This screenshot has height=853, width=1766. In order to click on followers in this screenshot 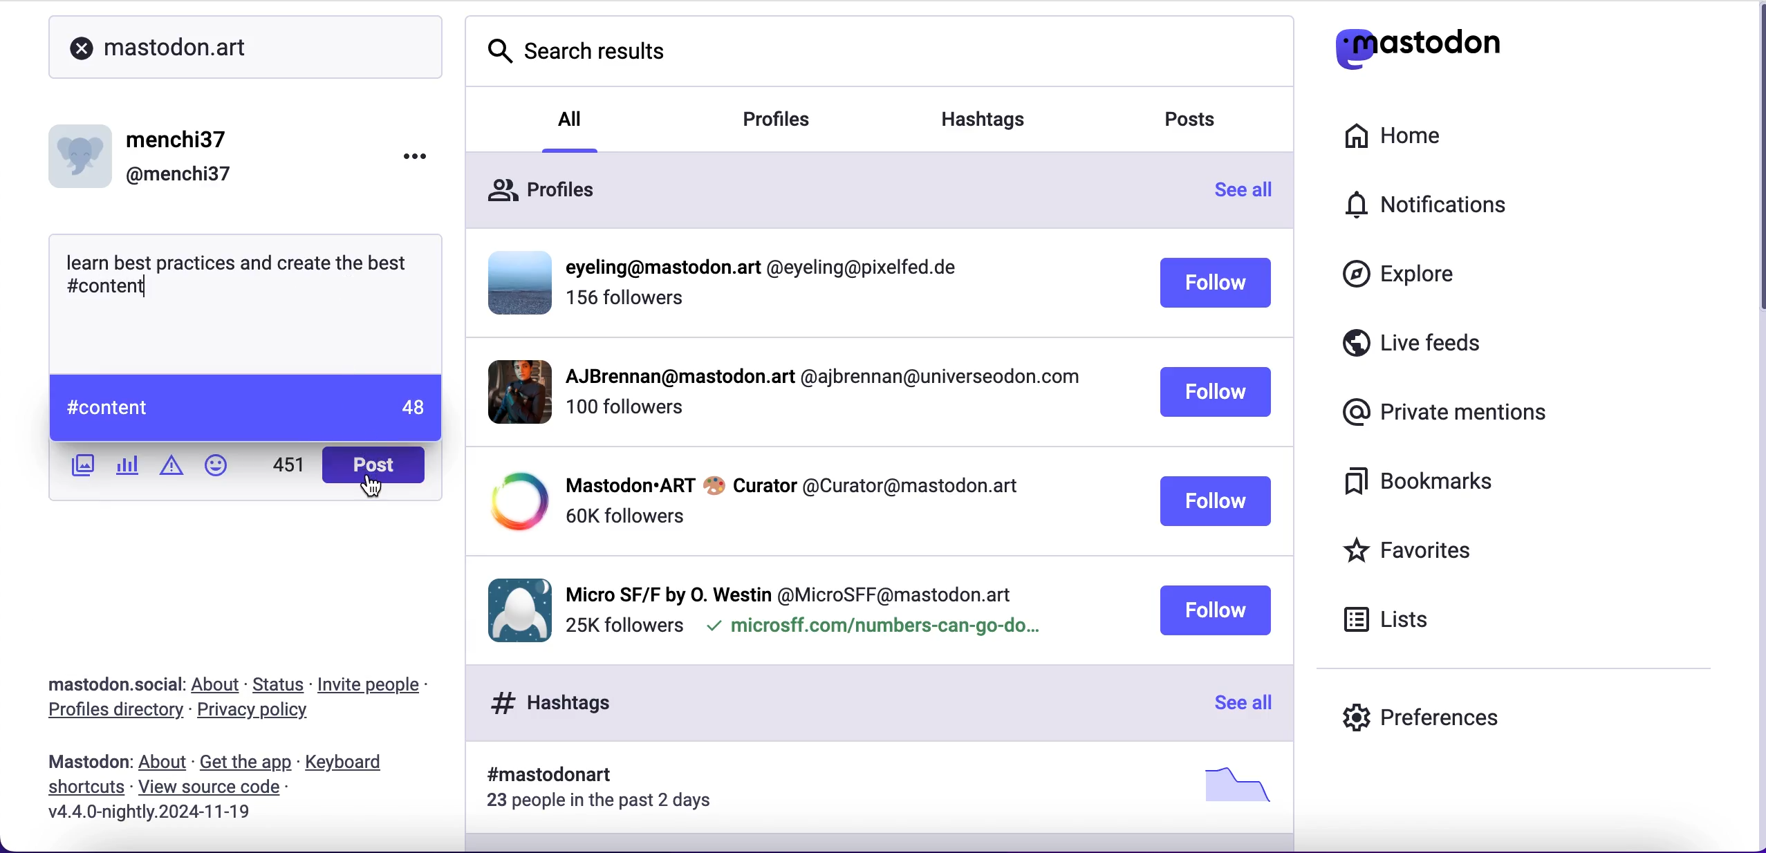, I will do `click(624, 414)`.